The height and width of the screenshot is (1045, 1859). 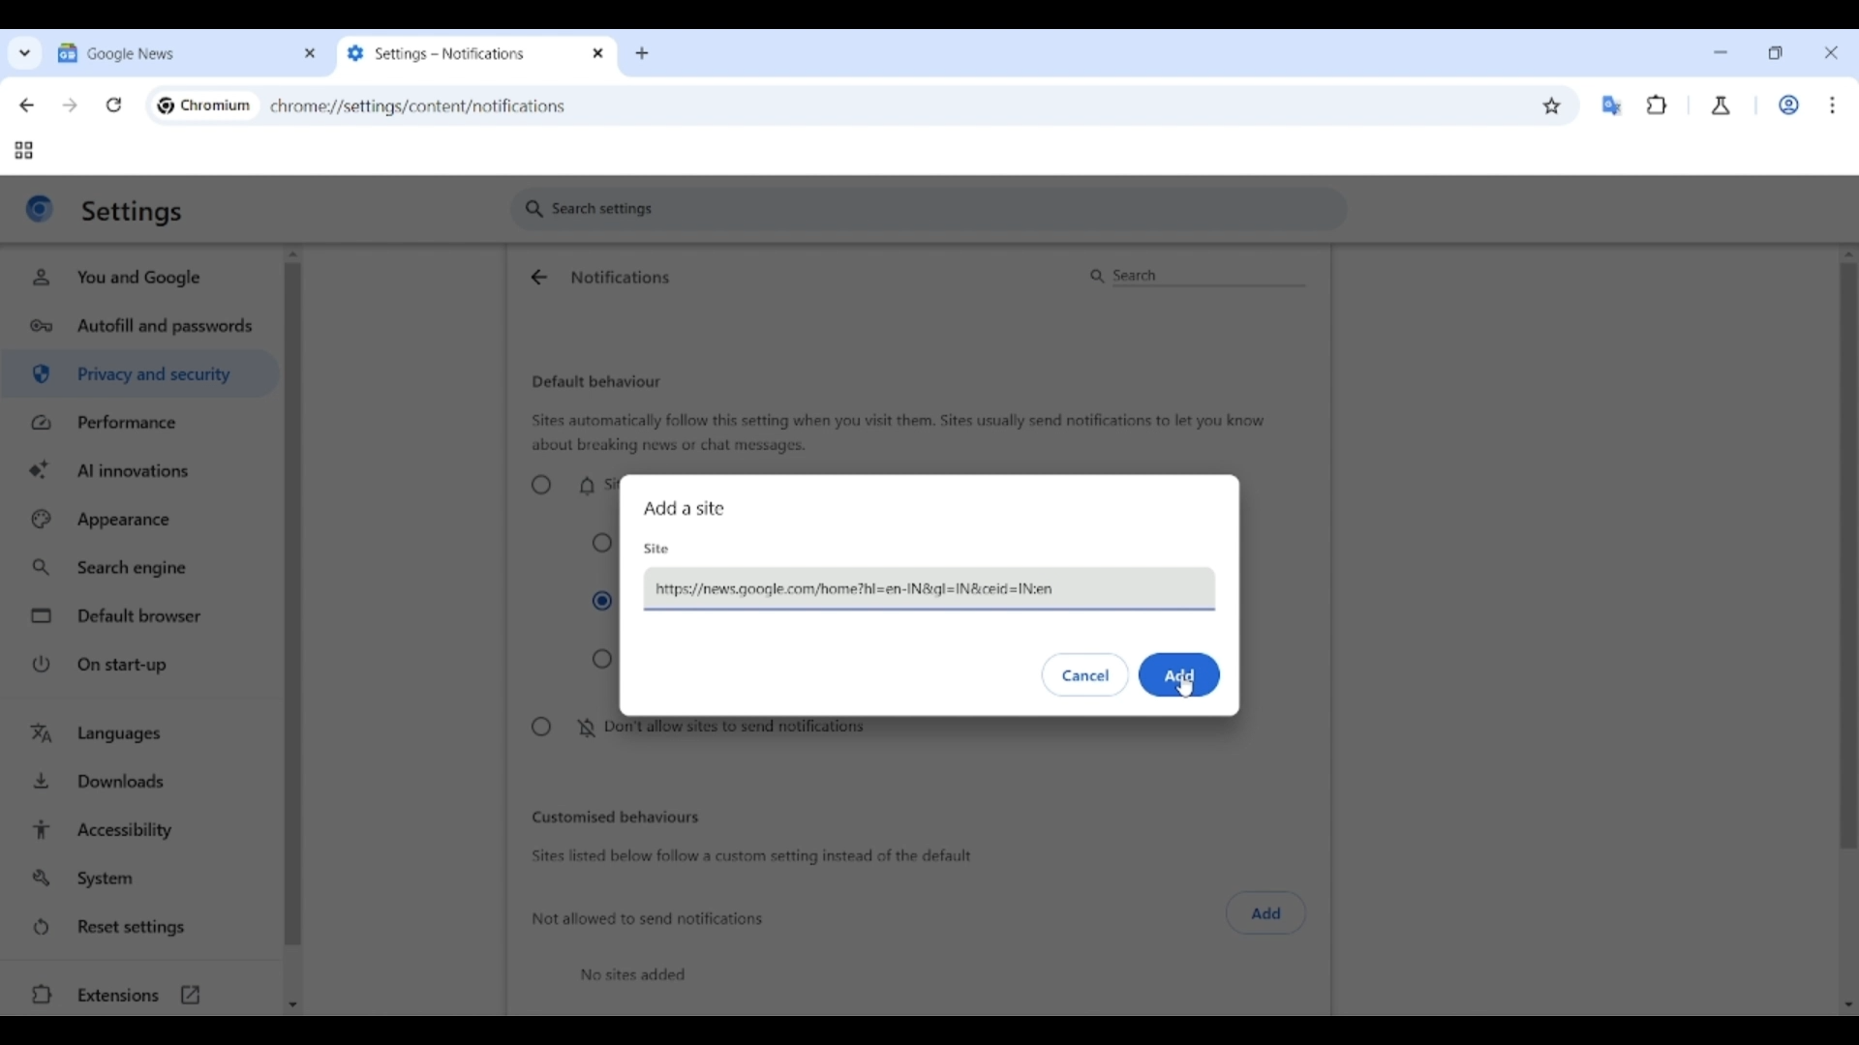 I want to click on Minimize, so click(x=1721, y=52).